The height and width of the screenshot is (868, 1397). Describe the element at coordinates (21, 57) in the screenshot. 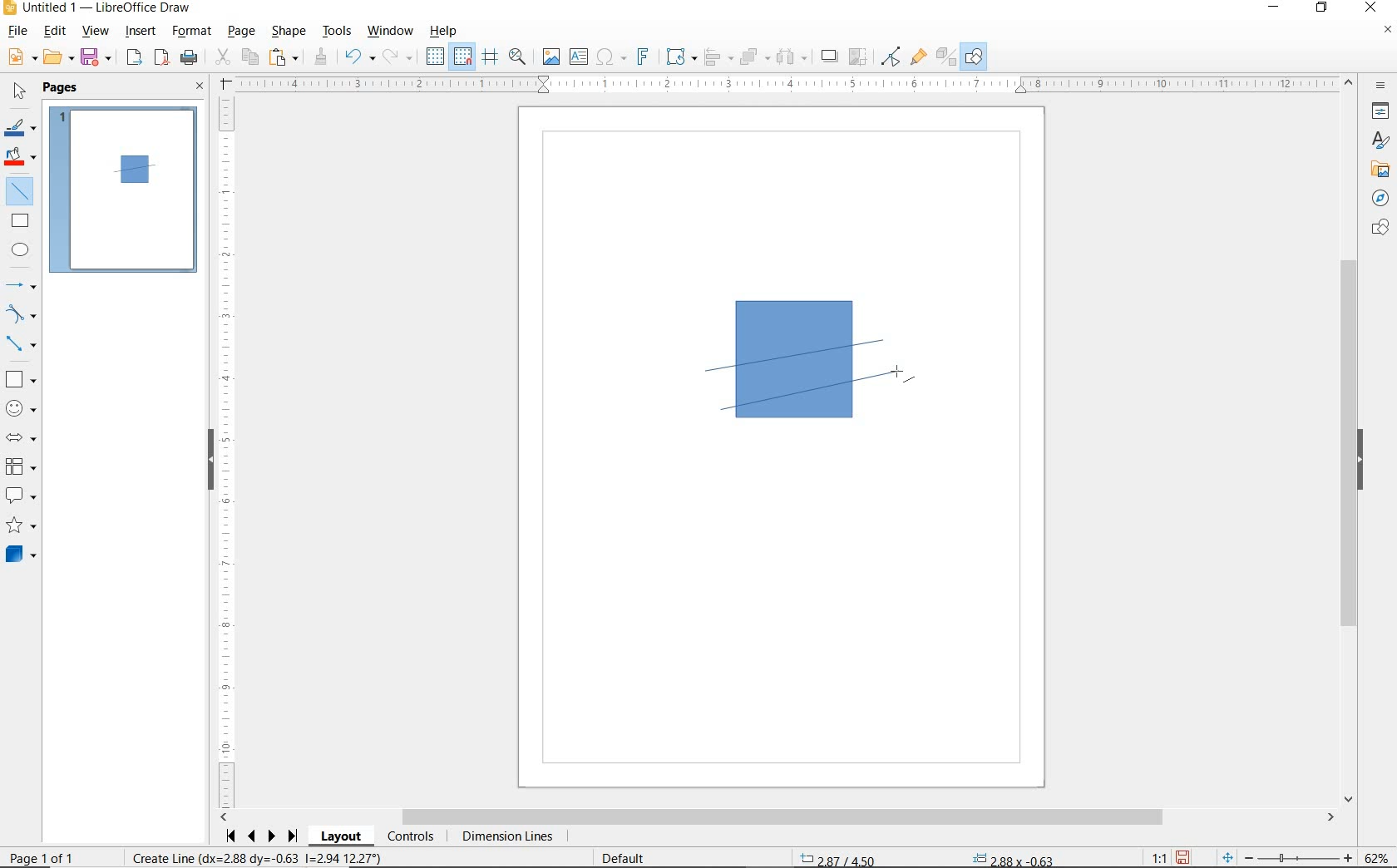

I see `NEW` at that location.